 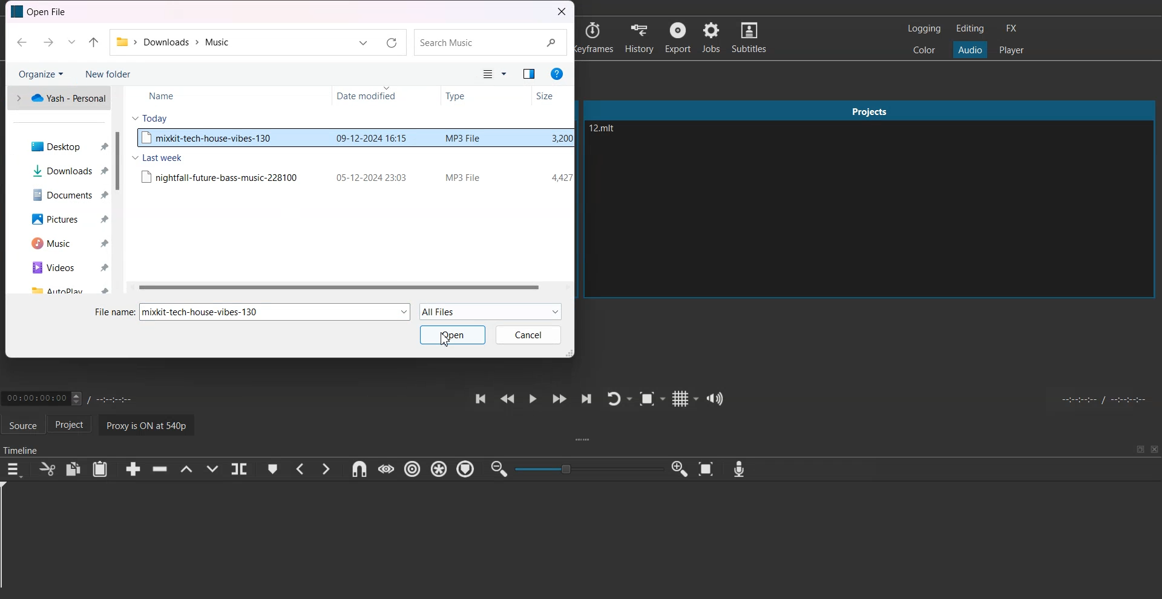 What do you see at coordinates (63, 220) in the screenshot?
I see `Pictures` at bounding box center [63, 220].